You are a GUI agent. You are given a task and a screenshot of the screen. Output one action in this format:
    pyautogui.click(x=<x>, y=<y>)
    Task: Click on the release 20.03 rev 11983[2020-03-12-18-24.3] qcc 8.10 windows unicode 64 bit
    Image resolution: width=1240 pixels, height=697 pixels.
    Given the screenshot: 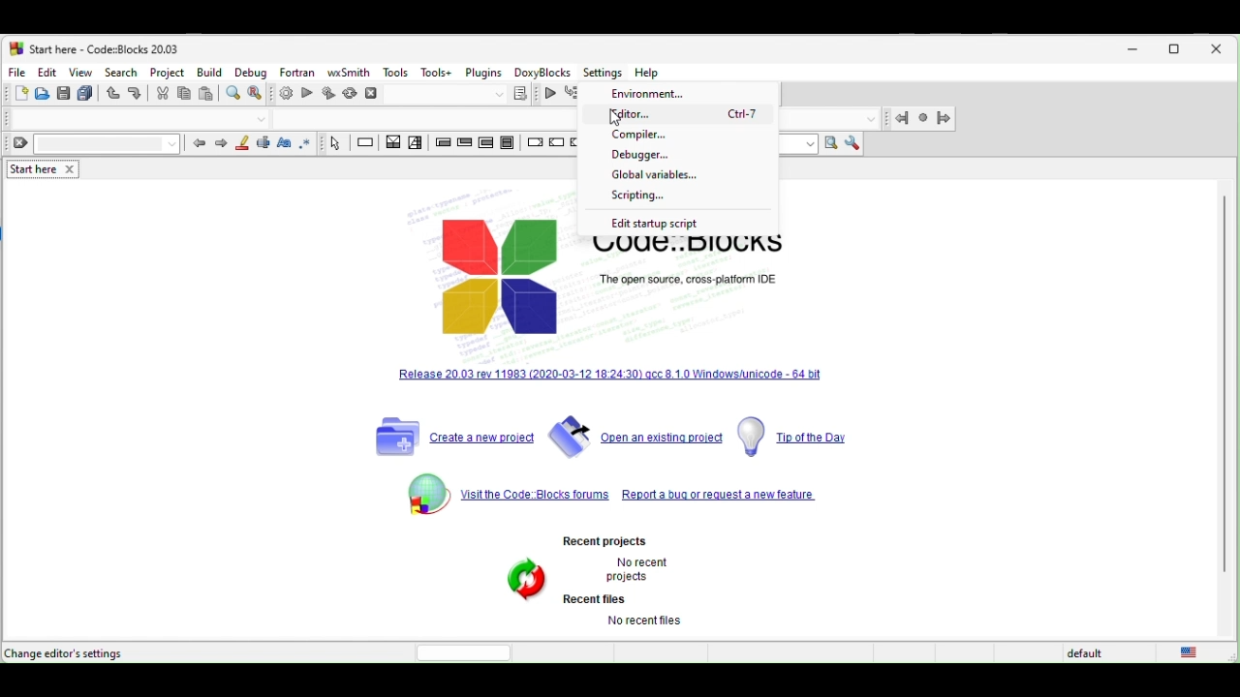 What is the action you would take?
    pyautogui.click(x=613, y=377)
    